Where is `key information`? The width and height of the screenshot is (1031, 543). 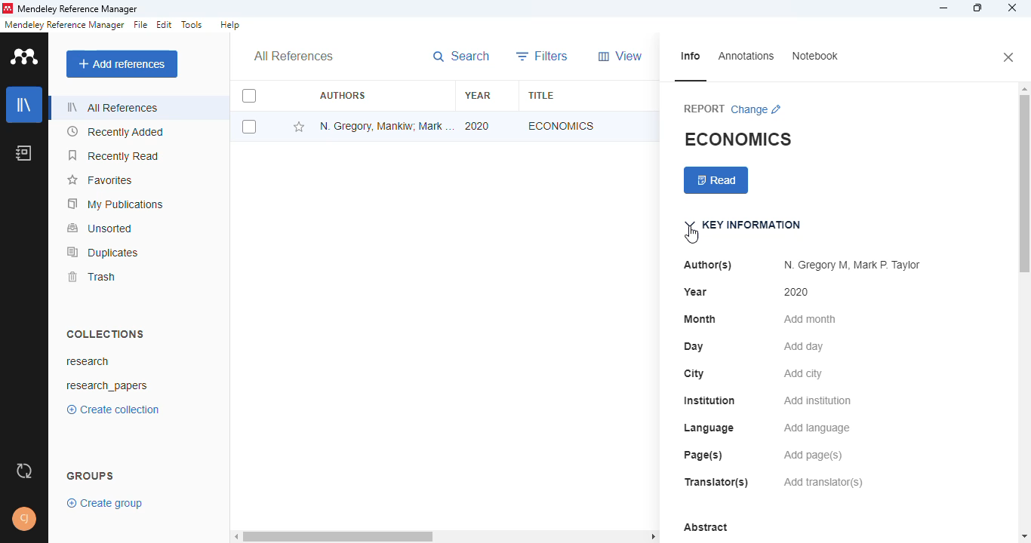 key information is located at coordinates (743, 224).